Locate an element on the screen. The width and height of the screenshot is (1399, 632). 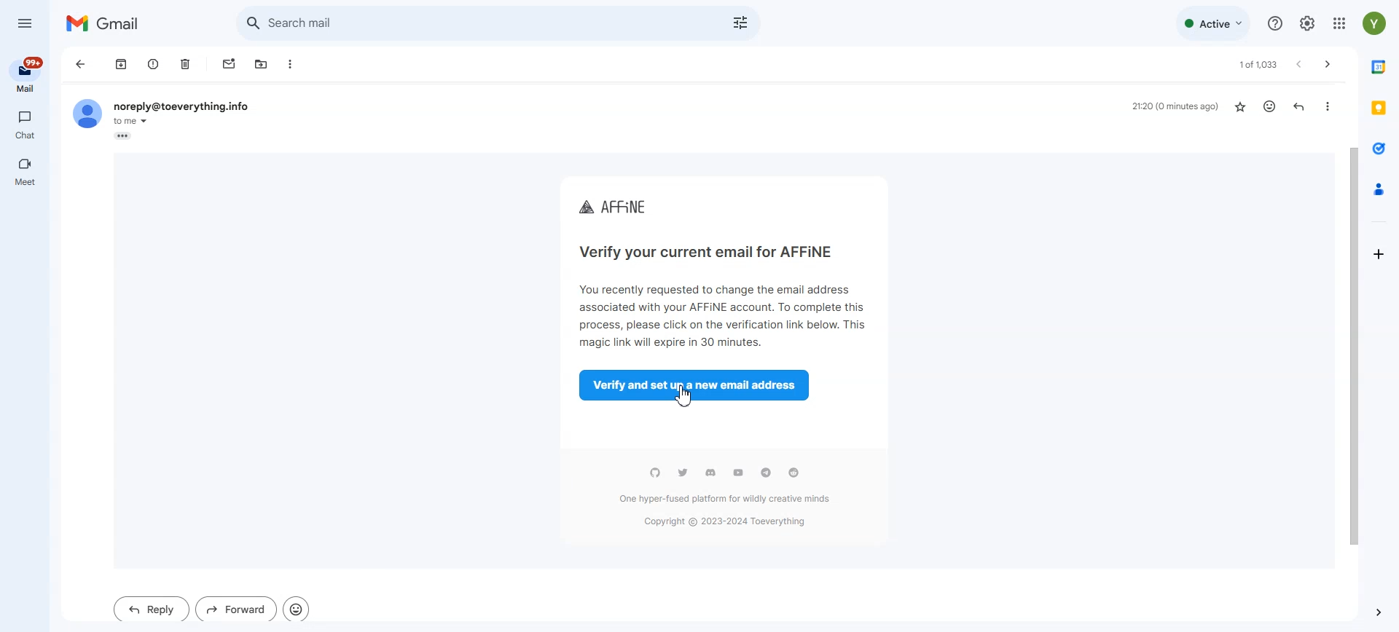
Contacts is located at coordinates (1379, 189).